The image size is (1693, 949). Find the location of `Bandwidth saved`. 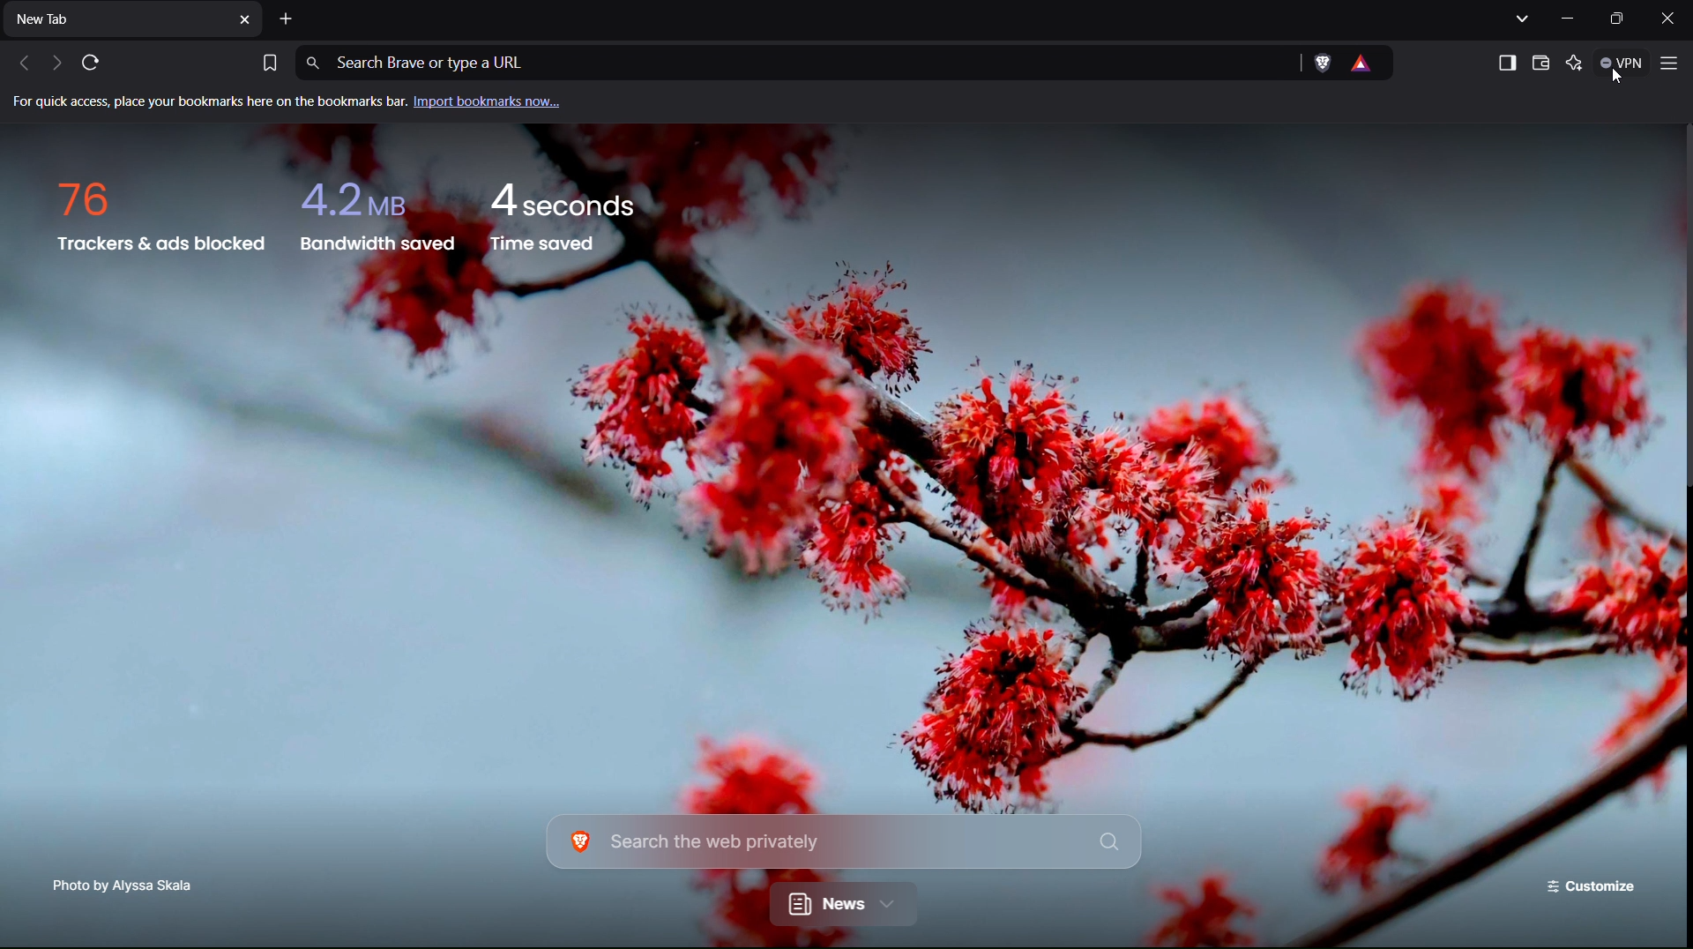

Bandwidth saved is located at coordinates (375, 219).